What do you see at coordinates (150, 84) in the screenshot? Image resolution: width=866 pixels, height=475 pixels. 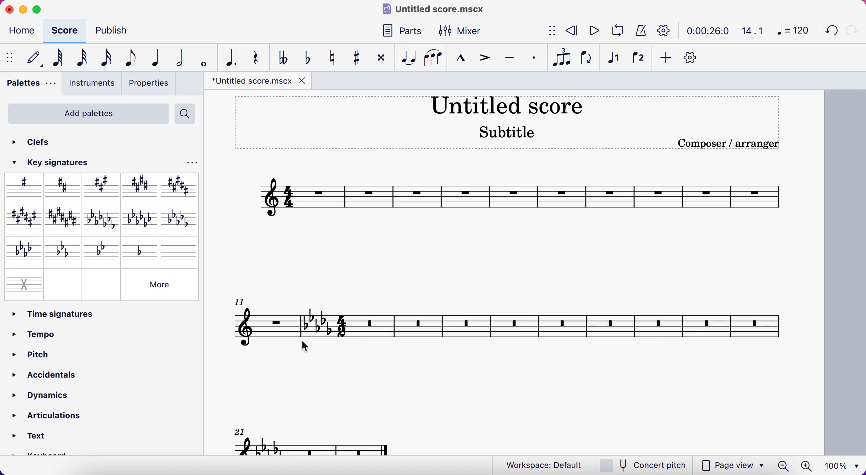 I see `properties` at bounding box center [150, 84].